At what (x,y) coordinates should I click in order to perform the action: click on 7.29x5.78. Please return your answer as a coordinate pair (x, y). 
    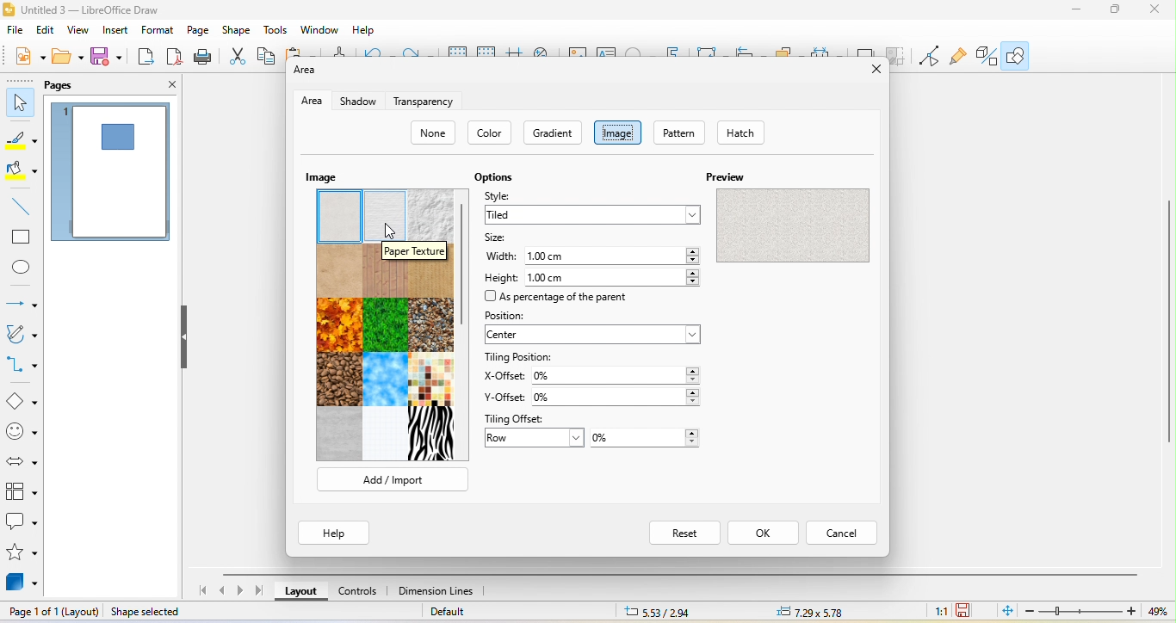
    Looking at the image, I should click on (814, 612).